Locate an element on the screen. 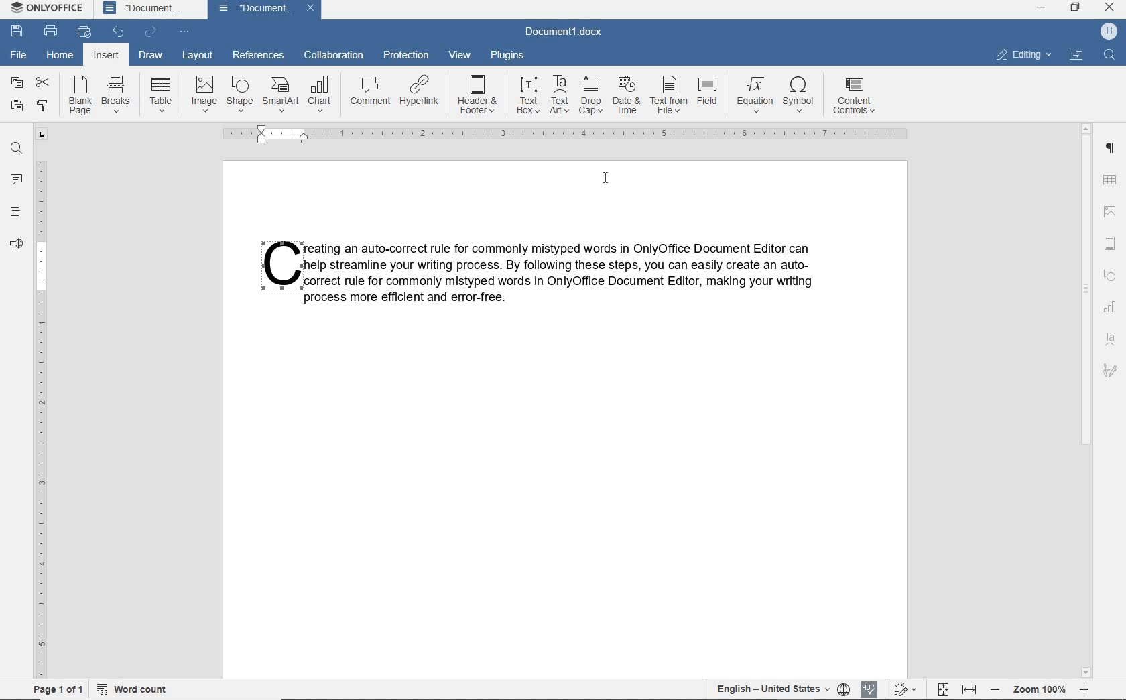 The width and height of the screenshot is (1126, 700). breaks is located at coordinates (116, 93).